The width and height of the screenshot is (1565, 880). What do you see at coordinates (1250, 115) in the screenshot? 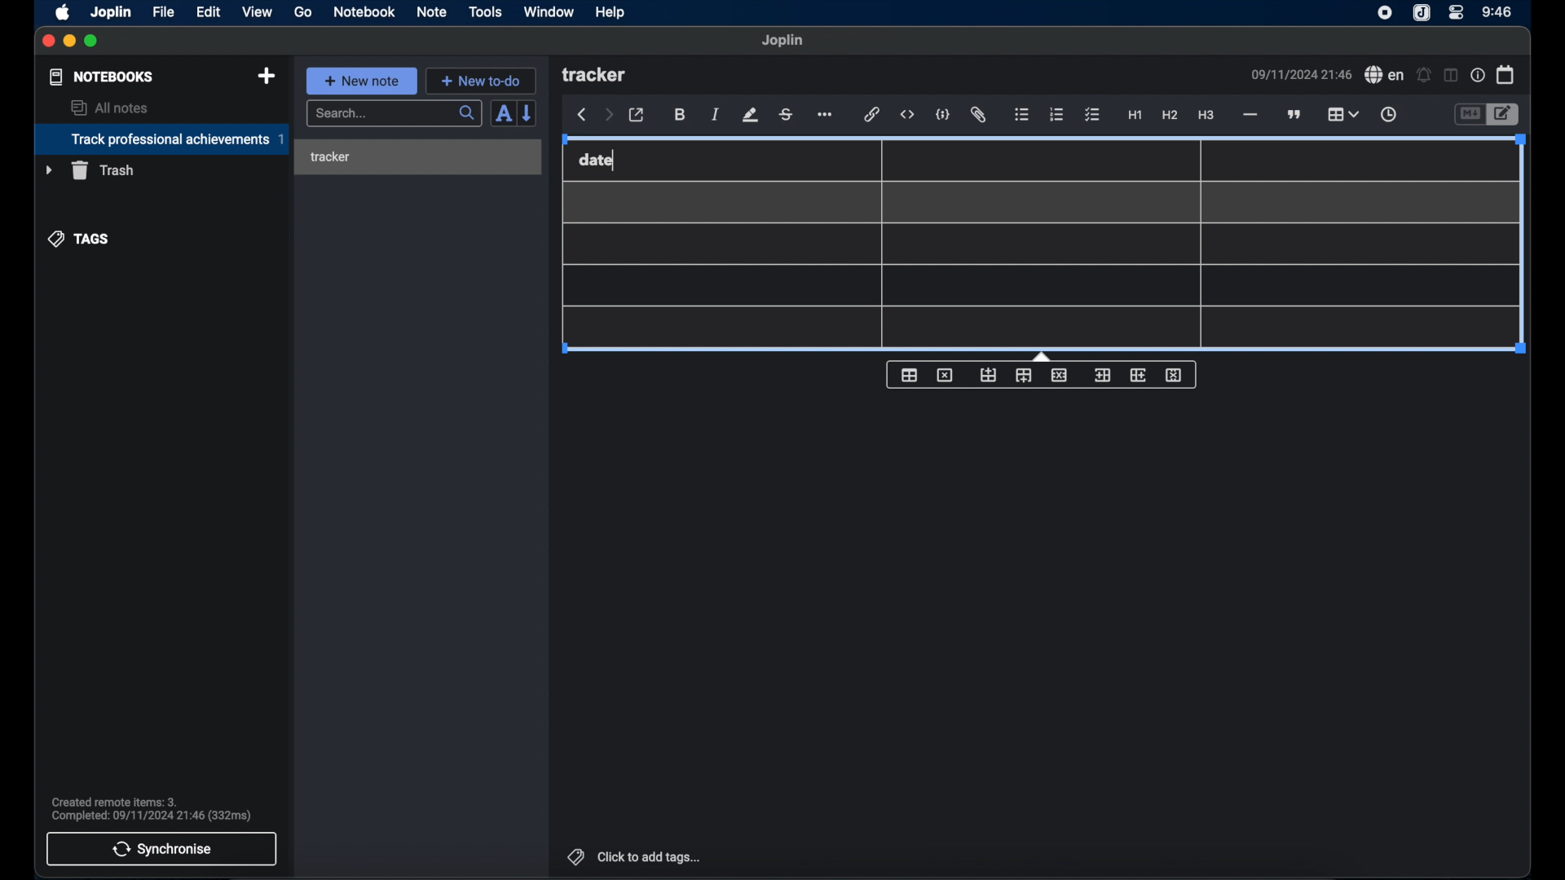
I see `horizontal line` at bounding box center [1250, 115].